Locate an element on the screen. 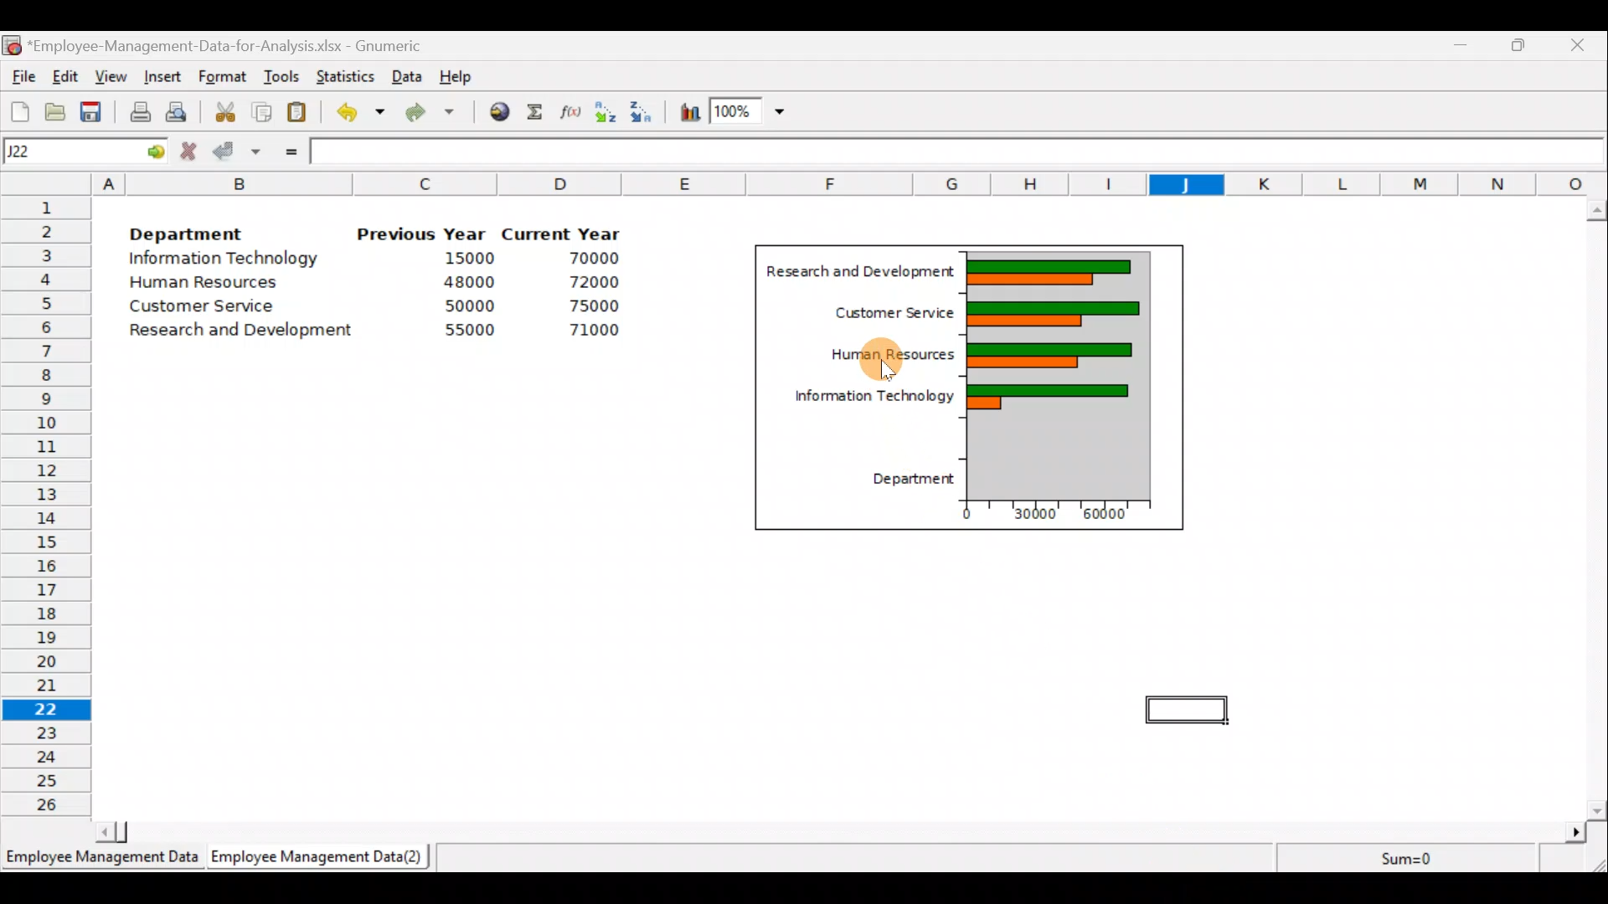  Edit is located at coordinates (67, 75).